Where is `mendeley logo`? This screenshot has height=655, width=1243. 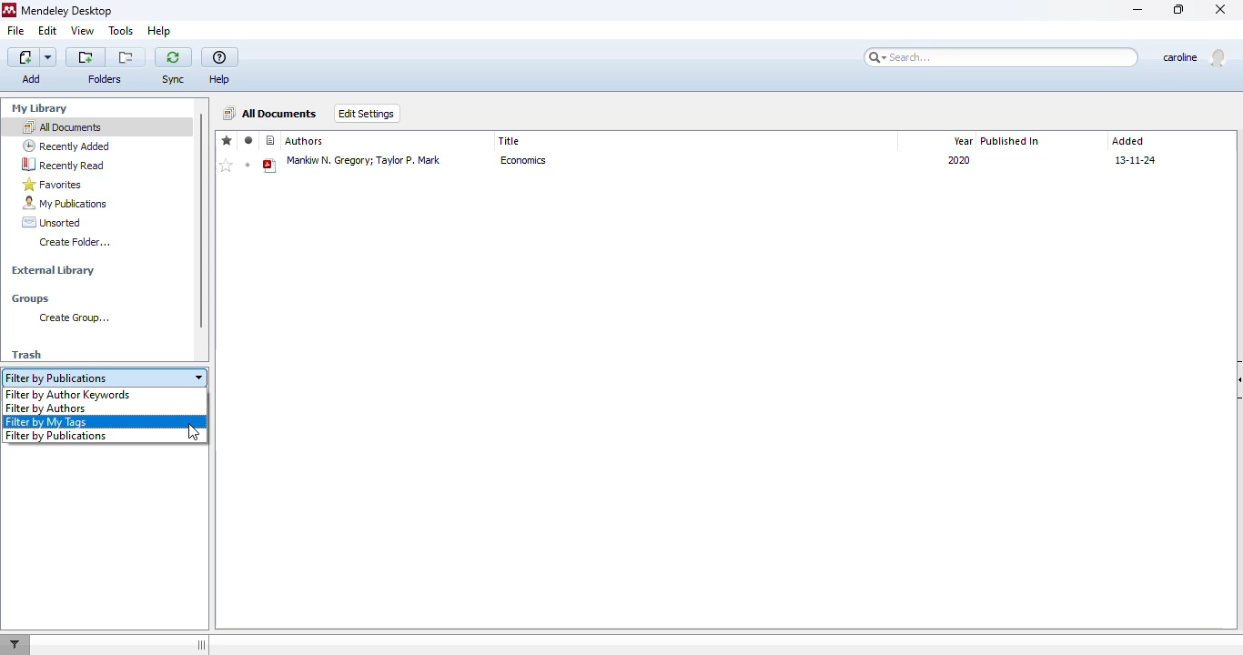 mendeley logo is located at coordinates (9, 10).